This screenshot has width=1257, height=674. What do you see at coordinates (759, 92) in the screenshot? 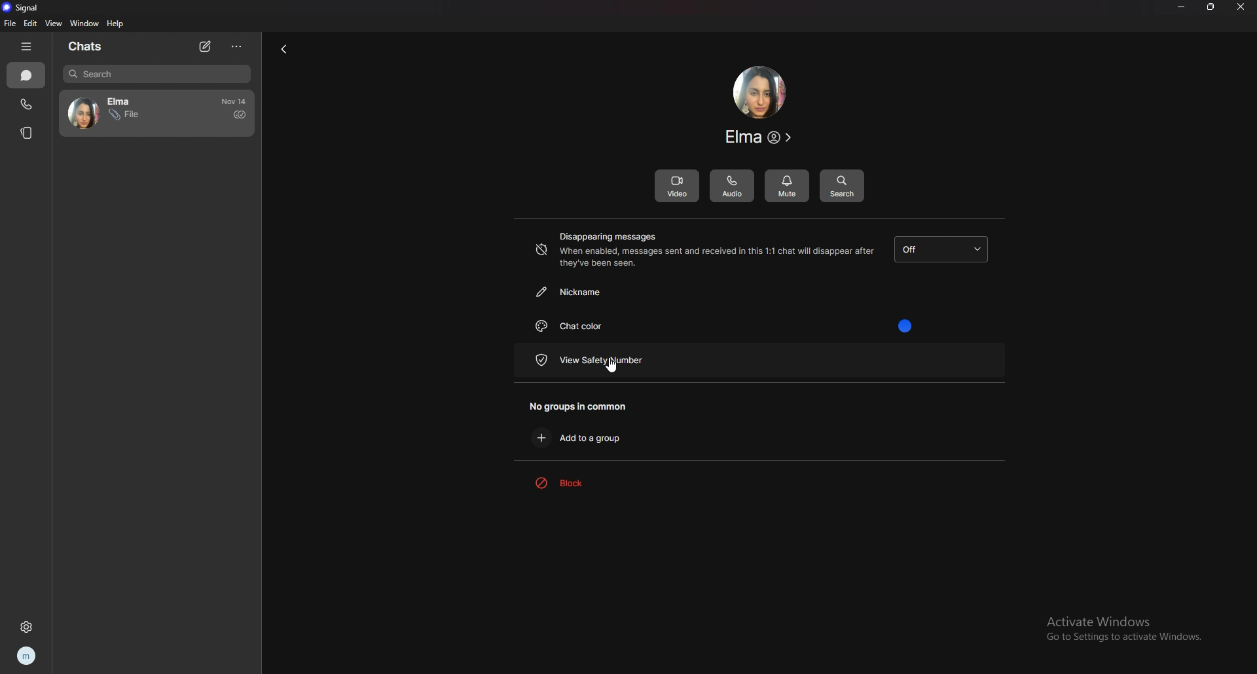
I see `contact photo` at bounding box center [759, 92].